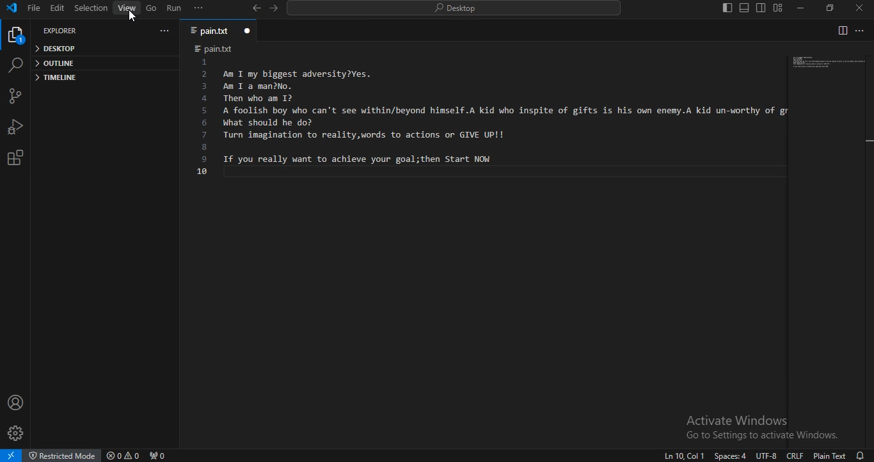 The image size is (874, 462). I want to click on image, so click(827, 64).